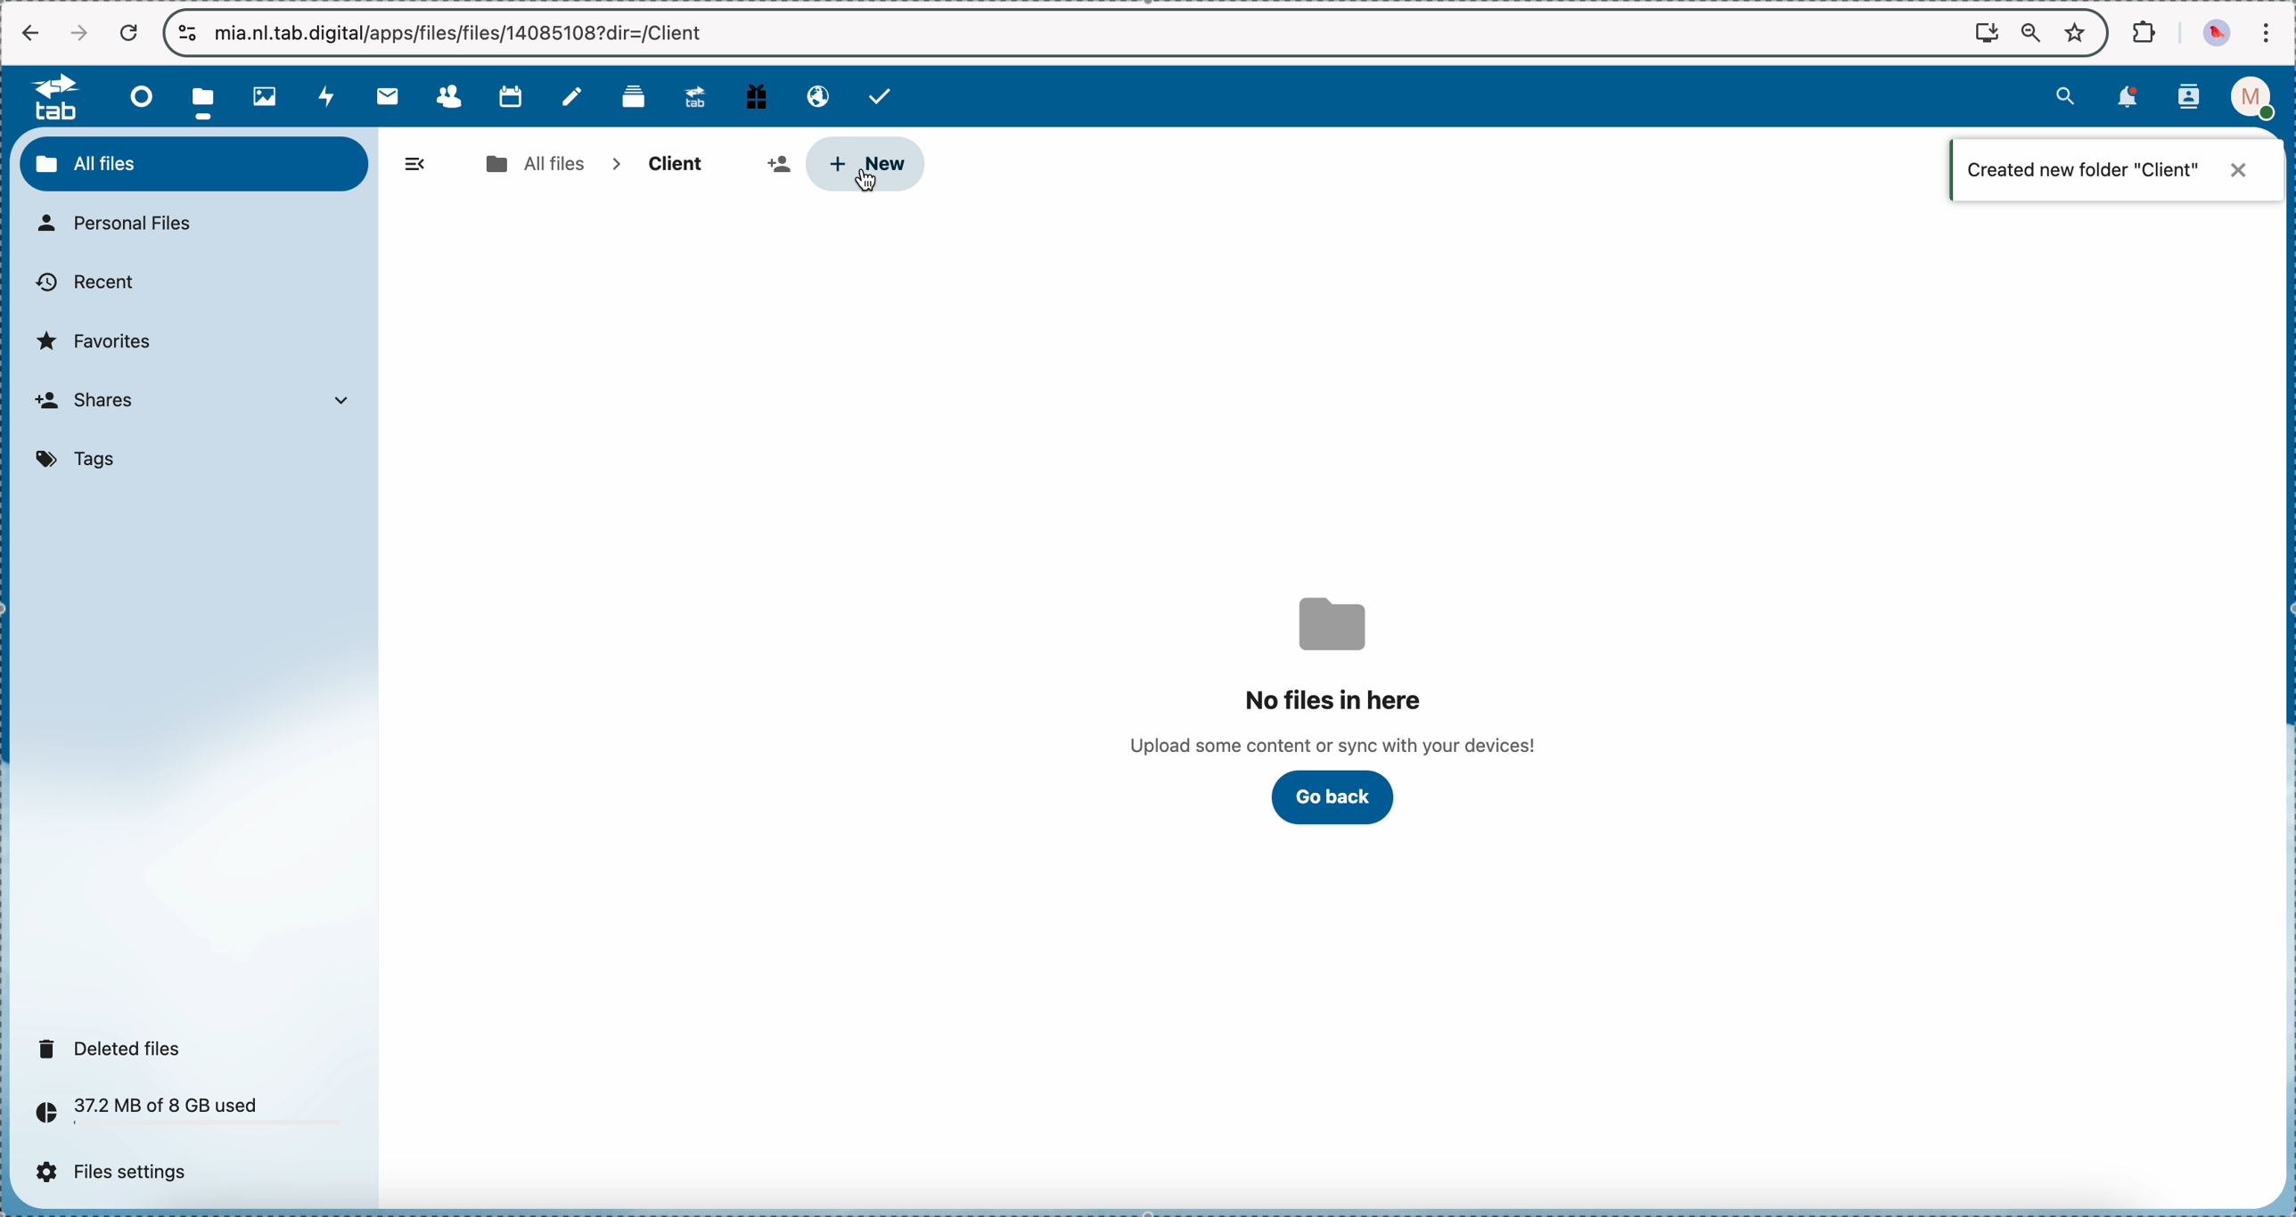 The width and height of the screenshot is (2296, 1217). What do you see at coordinates (84, 283) in the screenshot?
I see `recent` at bounding box center [84, 283].